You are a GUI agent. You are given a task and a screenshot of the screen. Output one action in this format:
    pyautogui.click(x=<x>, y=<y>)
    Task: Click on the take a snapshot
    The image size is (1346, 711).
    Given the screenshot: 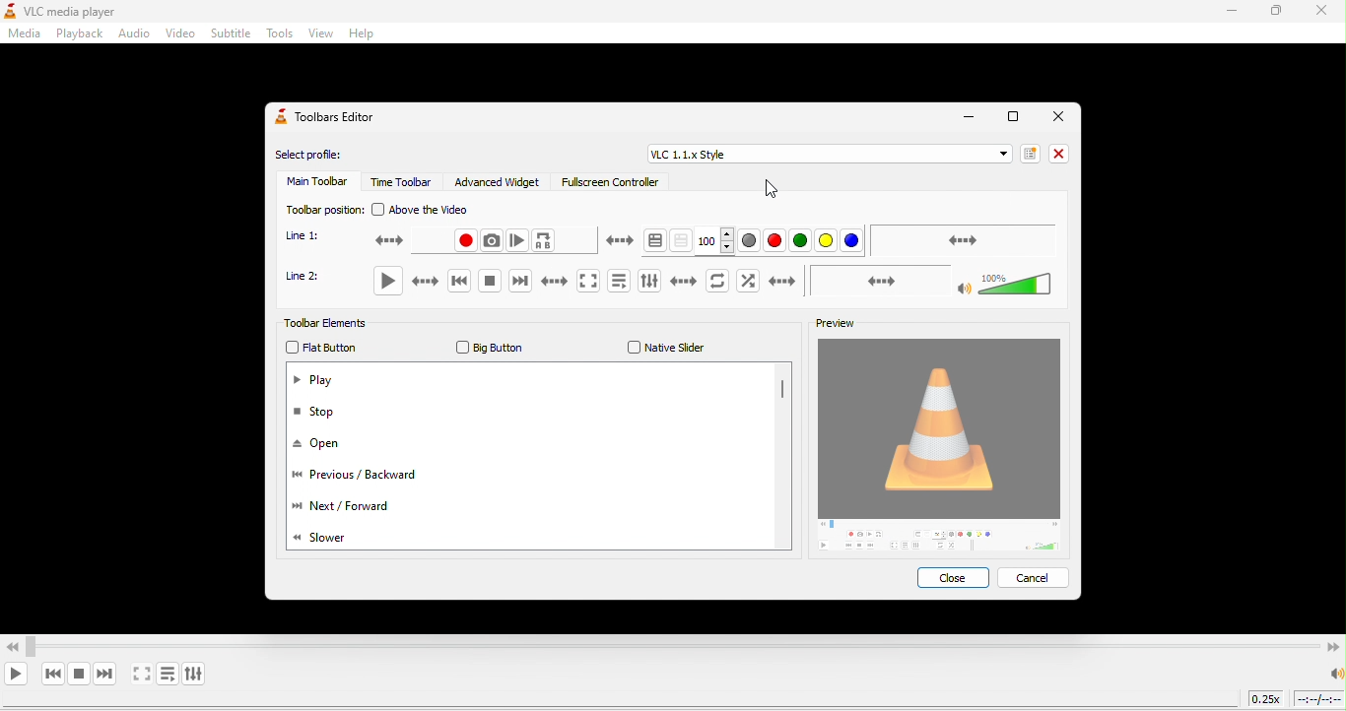 What is the action you would take?
    pyautogui.click(x=754, y=281)
    